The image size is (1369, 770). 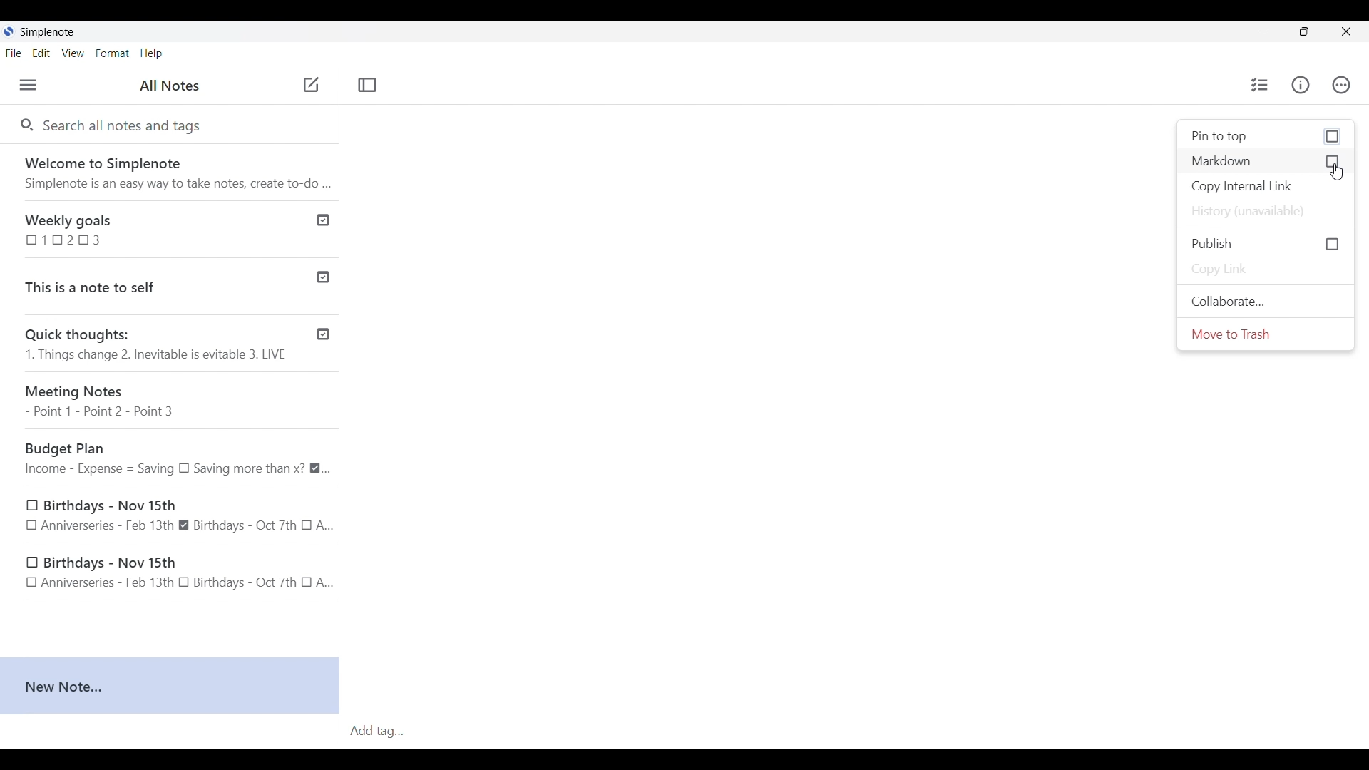 What do you see at coordinates (47, 32) in the screenshot?
I see `Software name` at bounding box center [47, 32].